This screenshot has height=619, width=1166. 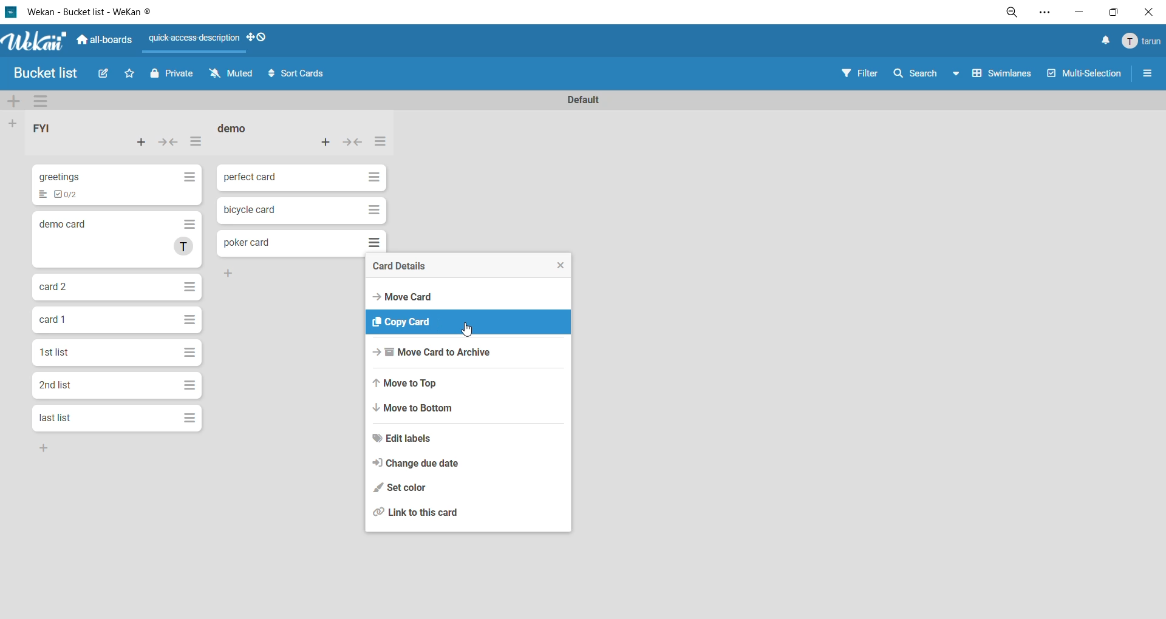 What do you see at coordinates (41, 195) in the screenshot?
I see `List` at bounding box center [41, 195].